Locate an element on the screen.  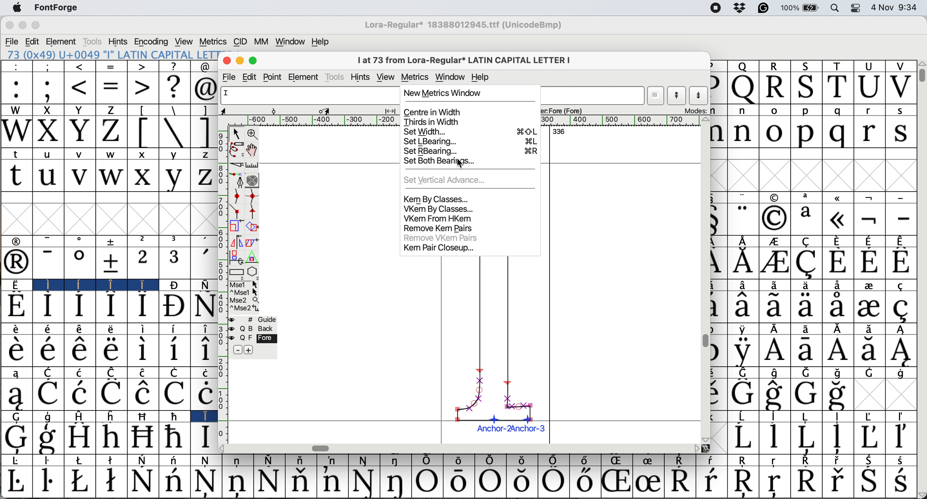
view is located at coordinates (388, 76).